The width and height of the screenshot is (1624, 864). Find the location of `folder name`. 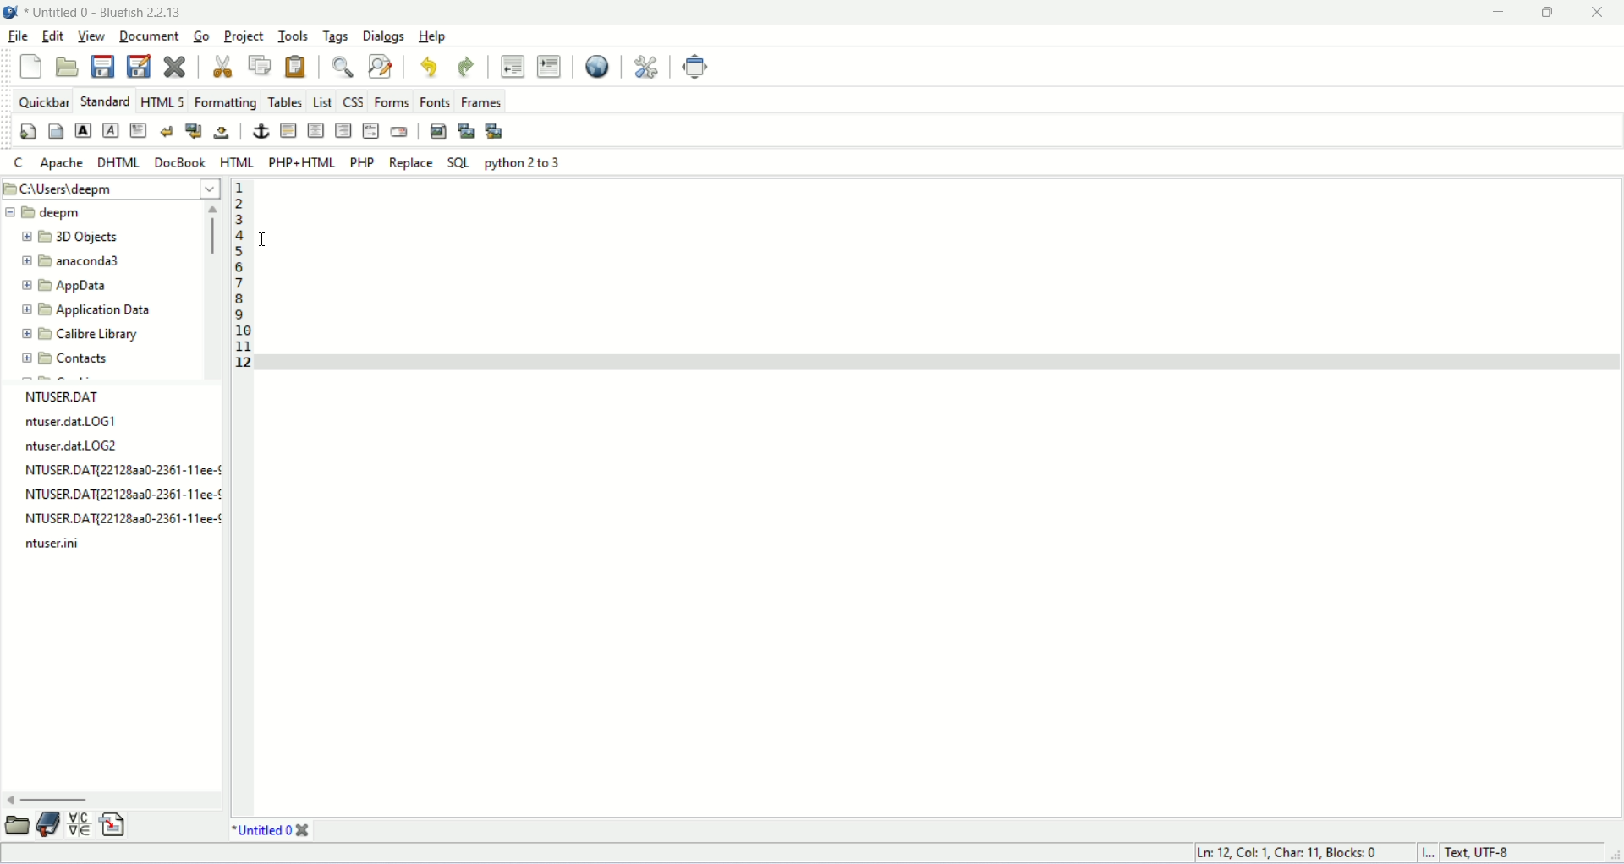

folder name is located at coordinates (103, 285).